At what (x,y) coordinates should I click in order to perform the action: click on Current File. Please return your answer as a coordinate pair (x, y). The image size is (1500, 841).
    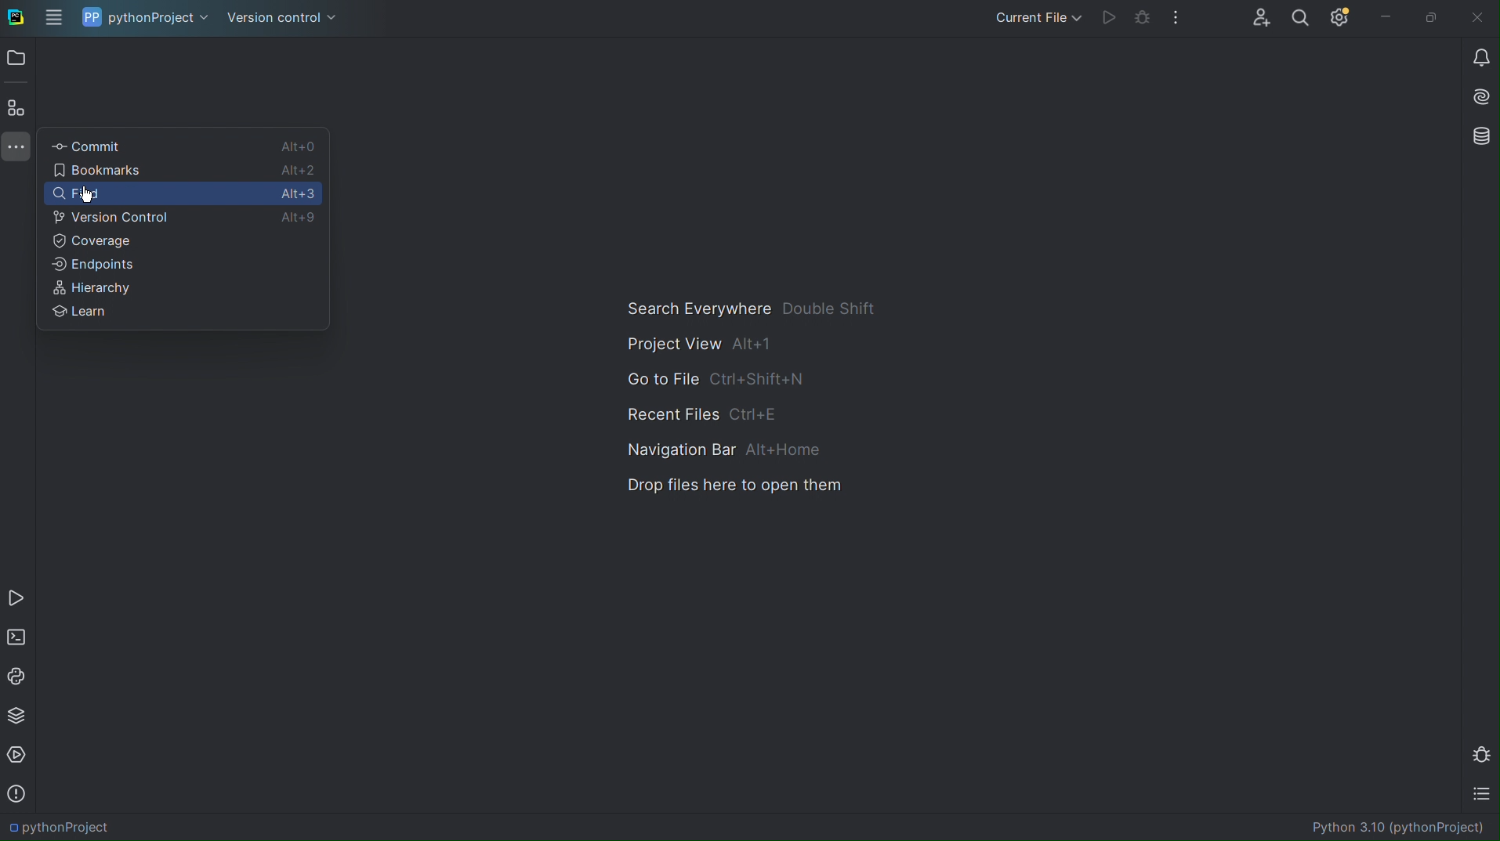
    Looking at the image, I should click on (1034, 20).